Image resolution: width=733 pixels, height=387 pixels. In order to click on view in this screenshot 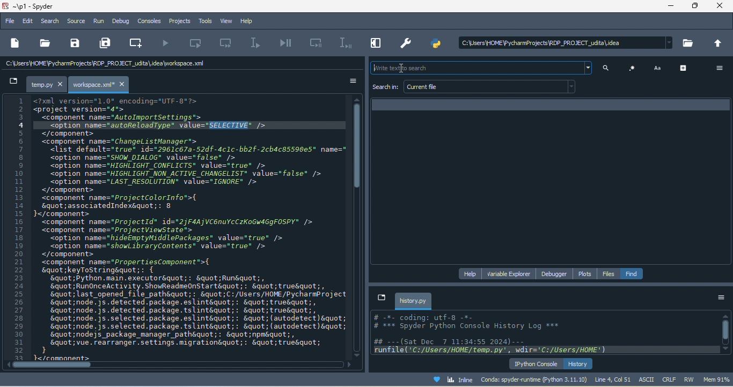, I will do `click(225, 21)`.